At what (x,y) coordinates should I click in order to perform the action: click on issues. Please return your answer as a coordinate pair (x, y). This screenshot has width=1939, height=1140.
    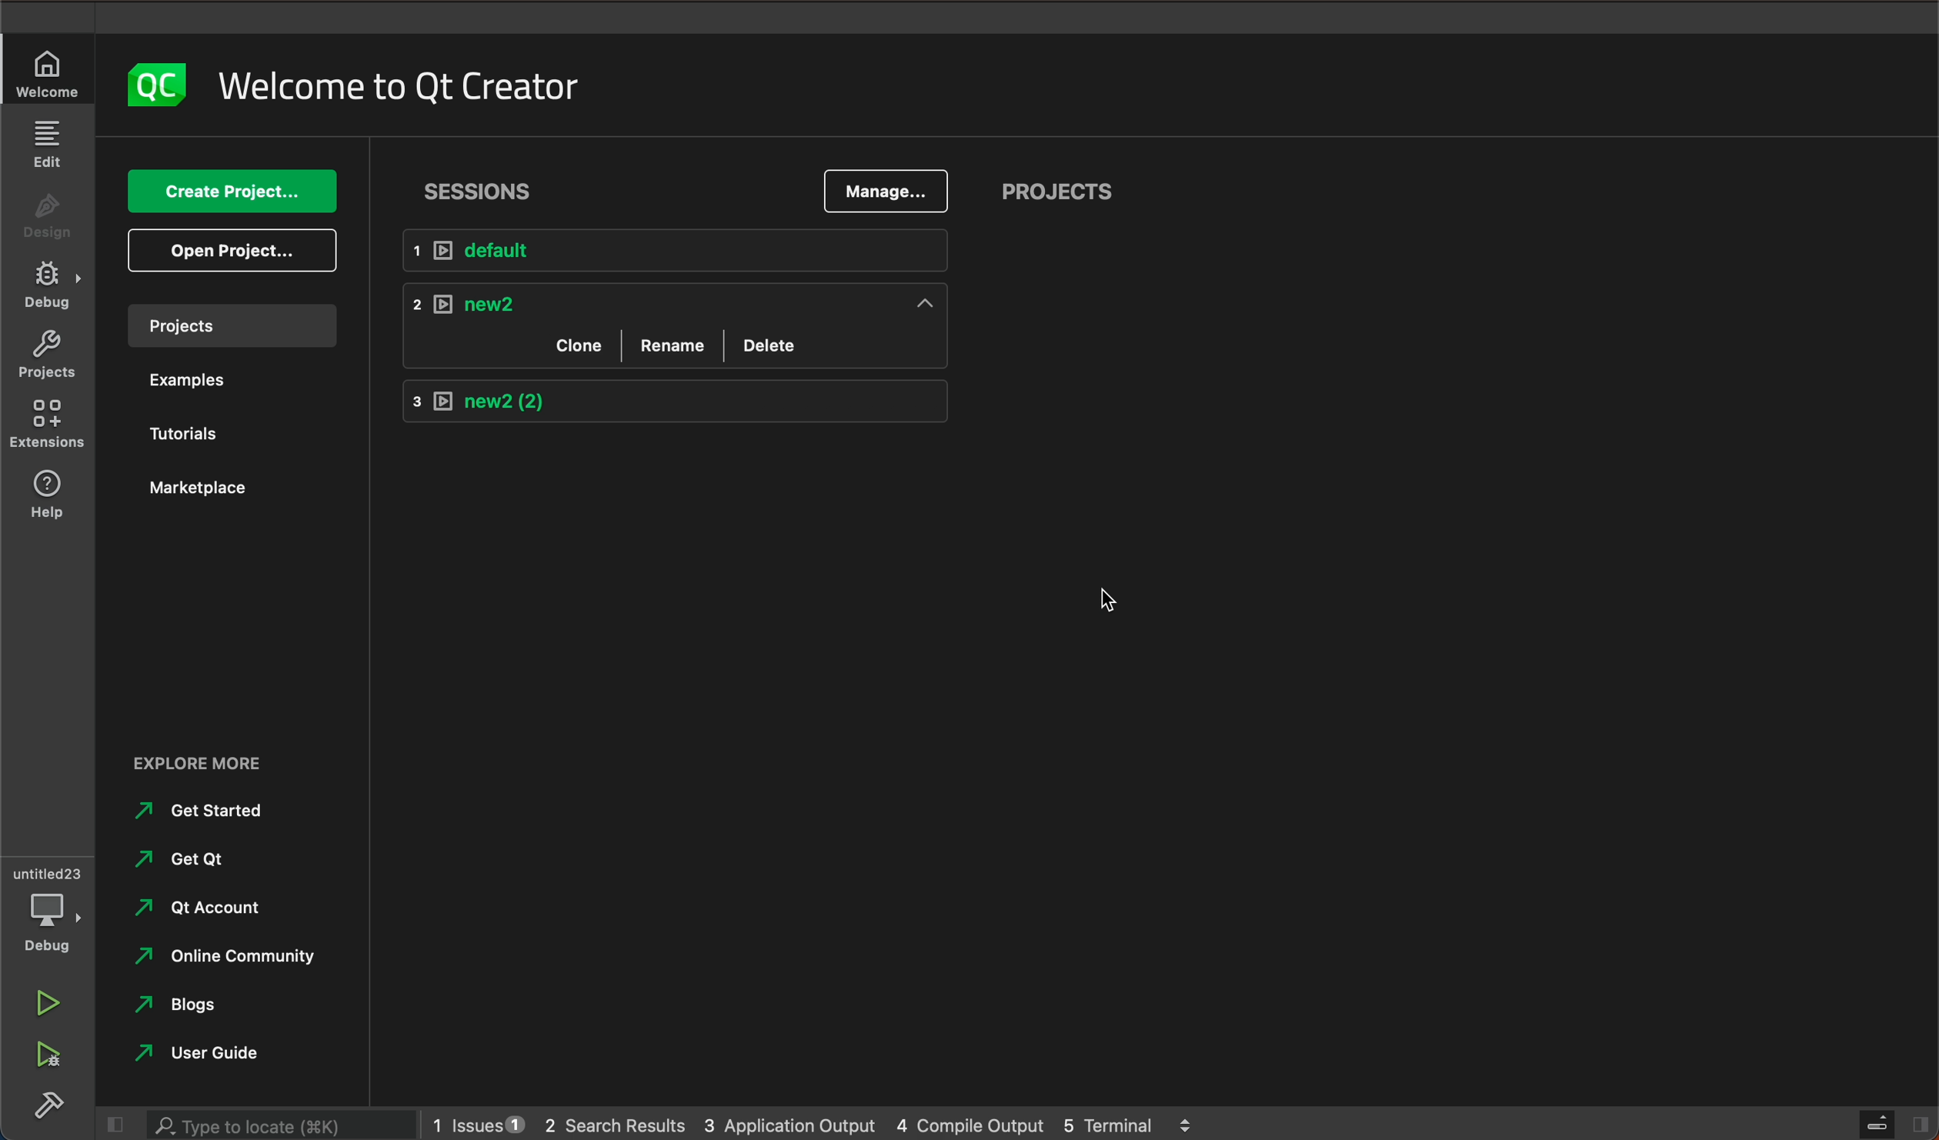
    Looking at the image, I should click on (477, 1122).